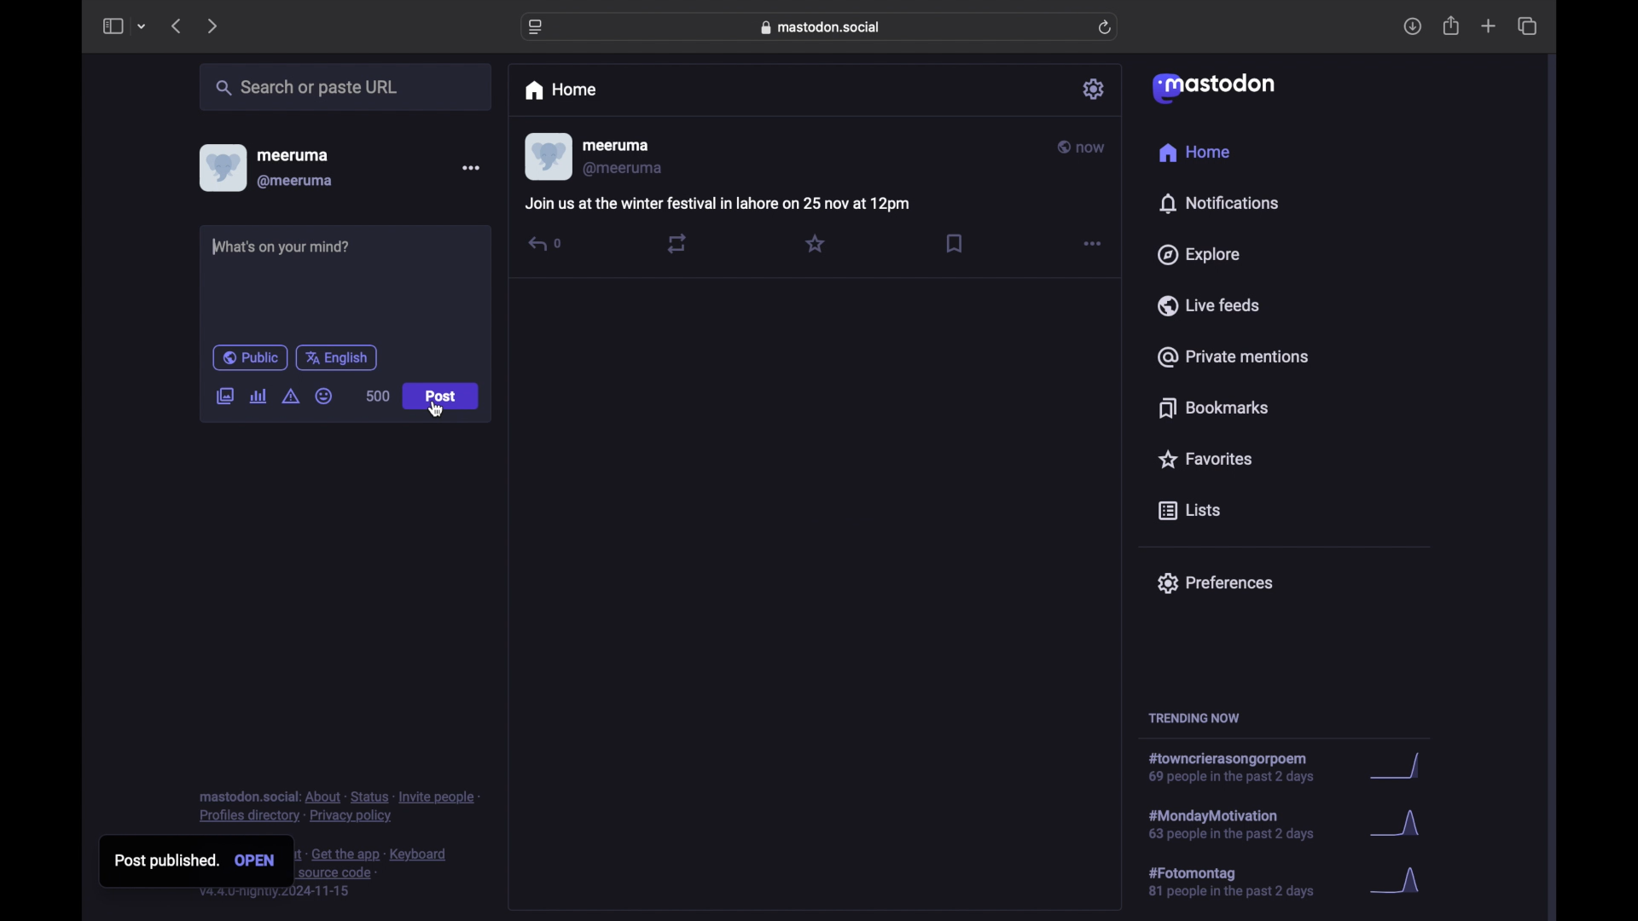 This screenshot has width=1638, height=921. What do you see at coordinates (1095, 89) in the screenshot?
I see `settings` at bounding box center [1095, 89].